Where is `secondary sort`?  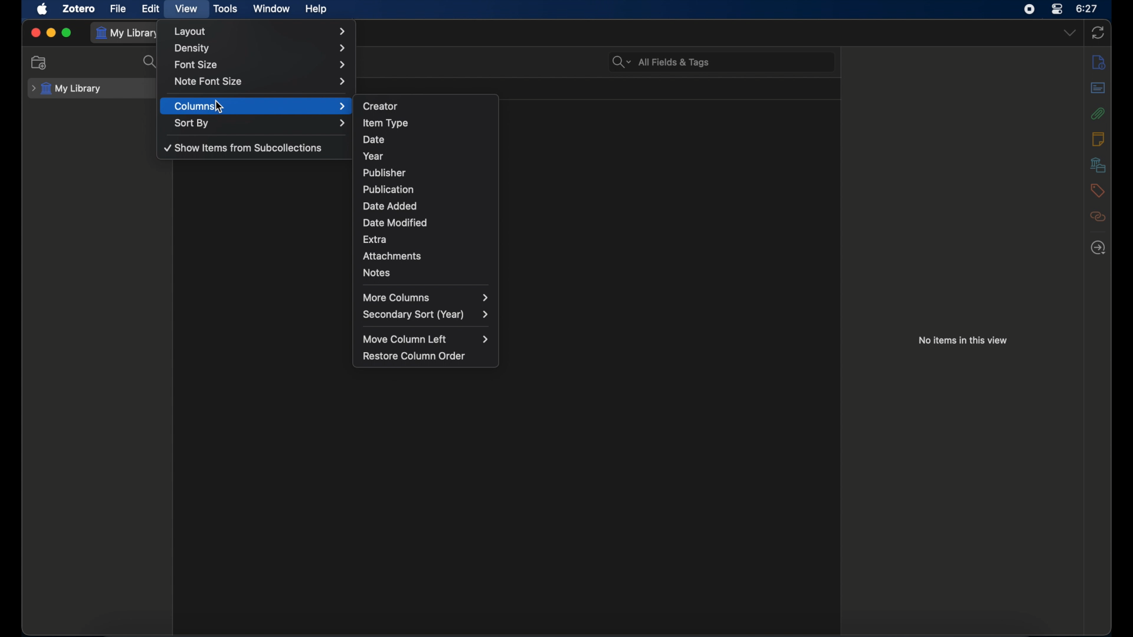 secondary sort is located at coordinates (425, 314).